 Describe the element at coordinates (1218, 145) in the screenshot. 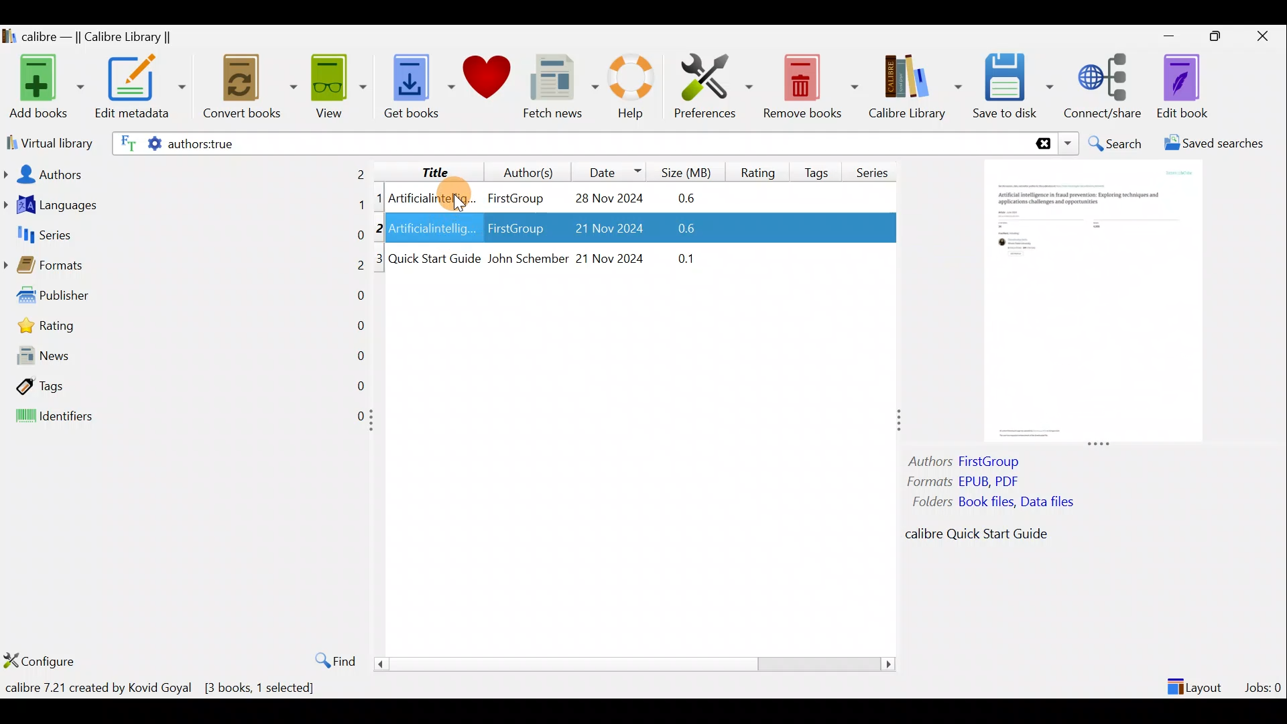

I see `Saved searches` at that location.